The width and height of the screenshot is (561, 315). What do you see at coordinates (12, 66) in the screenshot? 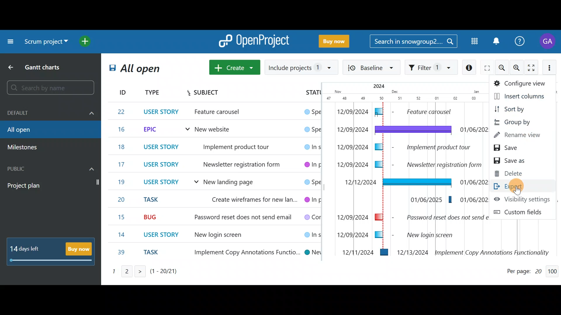
I see `Back` at bounding box center [12, 66].